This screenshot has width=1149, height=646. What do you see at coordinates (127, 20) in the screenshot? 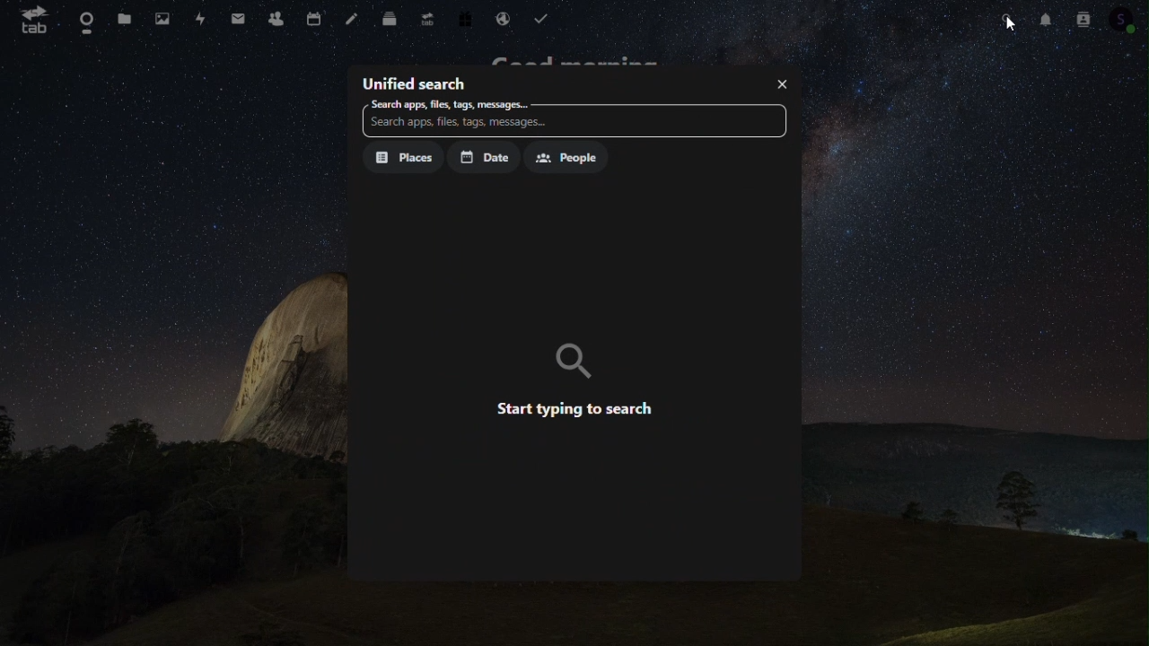
I see `Files` at bounding box center [127, 20].